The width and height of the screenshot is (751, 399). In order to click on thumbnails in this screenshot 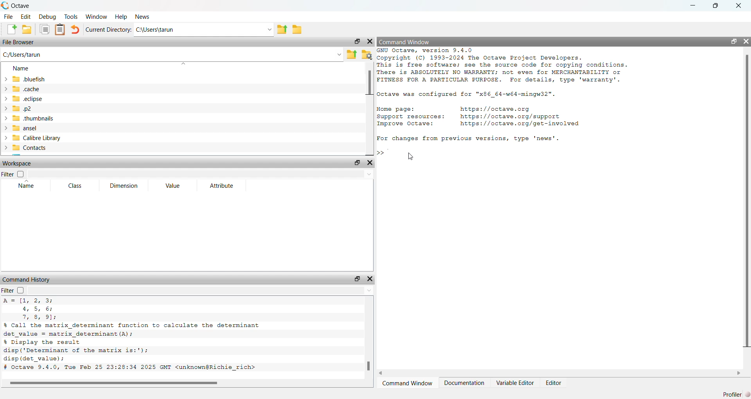, I will do `click(30, 118)`.